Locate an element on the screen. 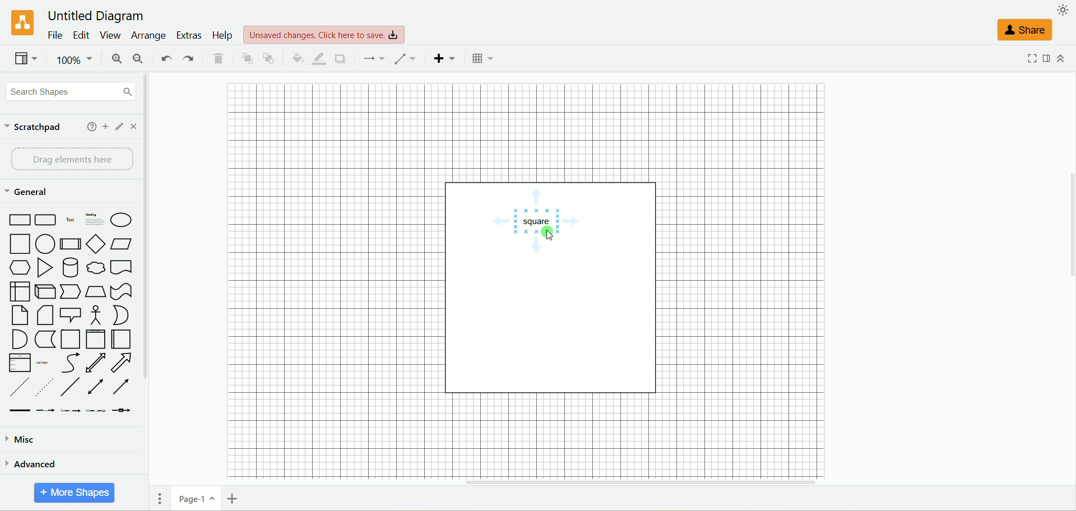  misc is located at coordinates (25, 438).